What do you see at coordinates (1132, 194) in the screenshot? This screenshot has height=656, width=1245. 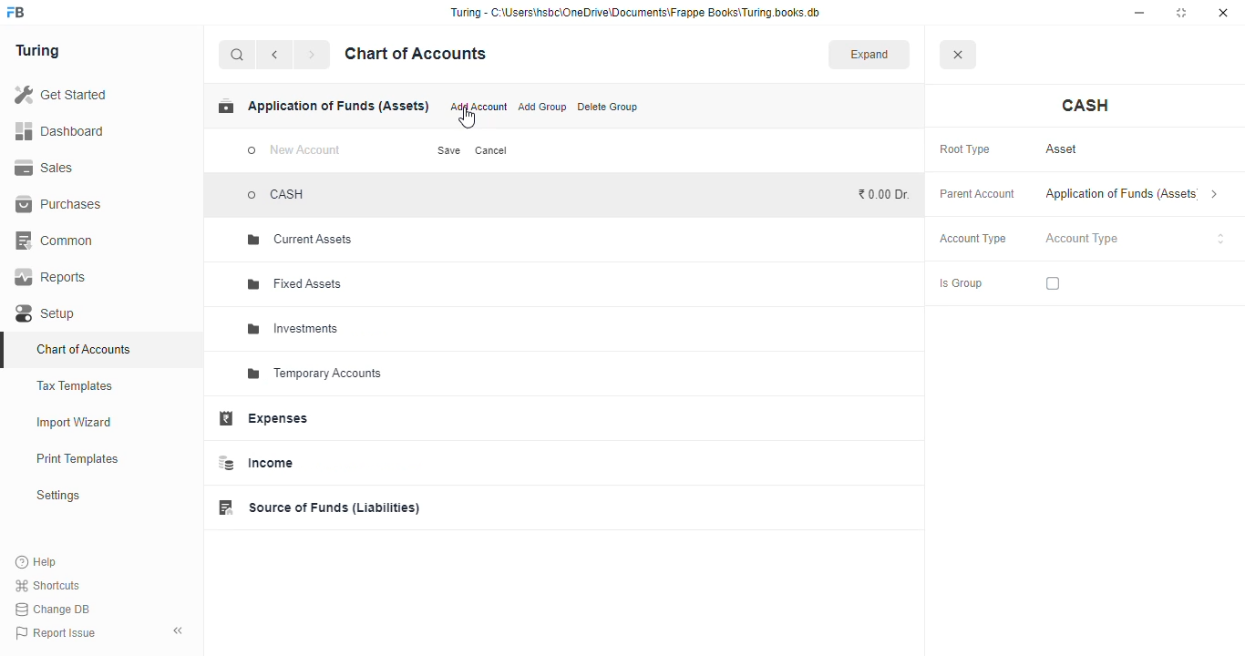 I see `application of funds (assets)` at bounding box center [1132, 194].